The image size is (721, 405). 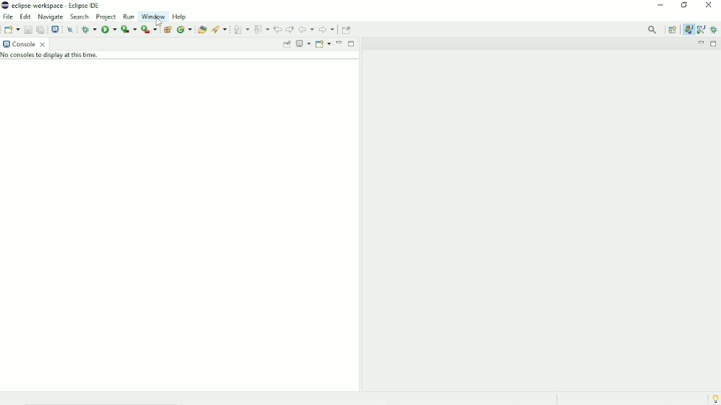 I want to click on Java Browsing, so click(x=701, y=30).